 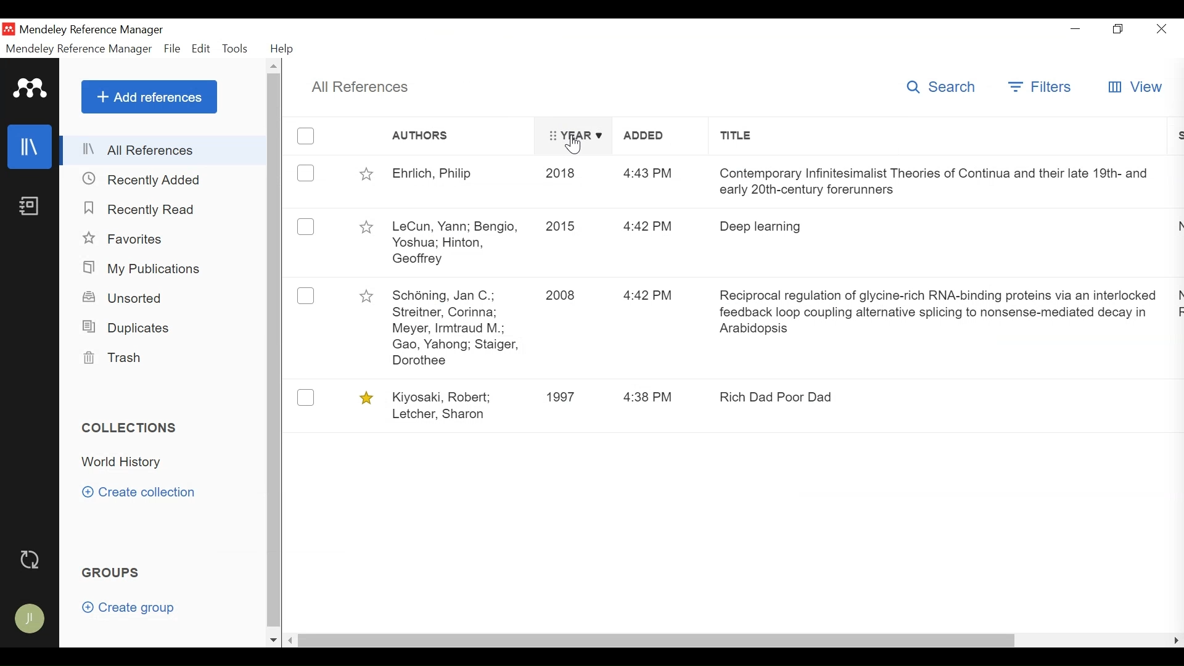 I want to click on Sync, so click(x=31, y=559).